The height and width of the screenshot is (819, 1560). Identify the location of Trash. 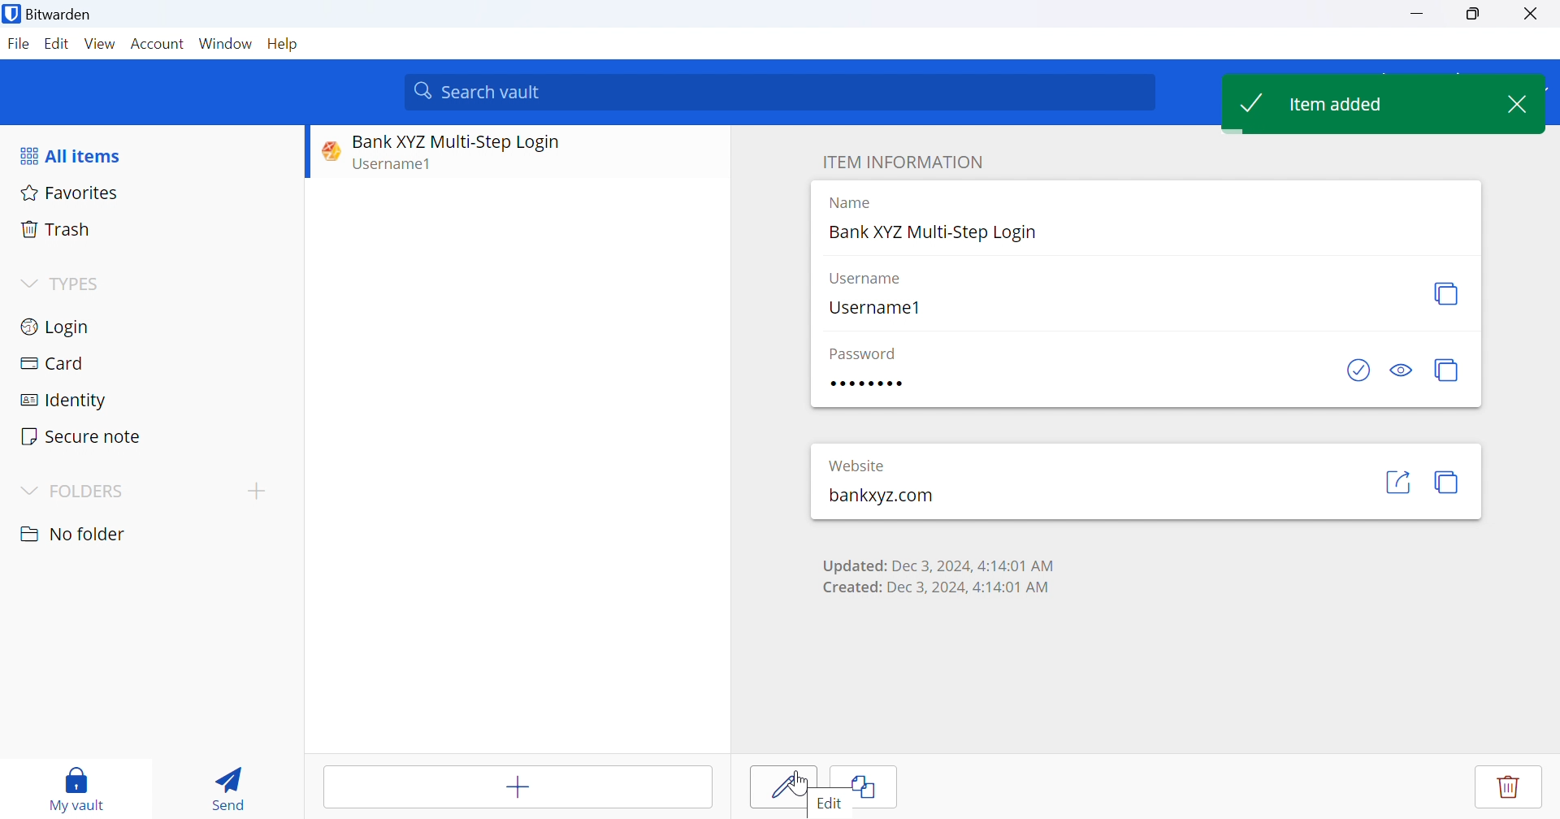
(56, 228).